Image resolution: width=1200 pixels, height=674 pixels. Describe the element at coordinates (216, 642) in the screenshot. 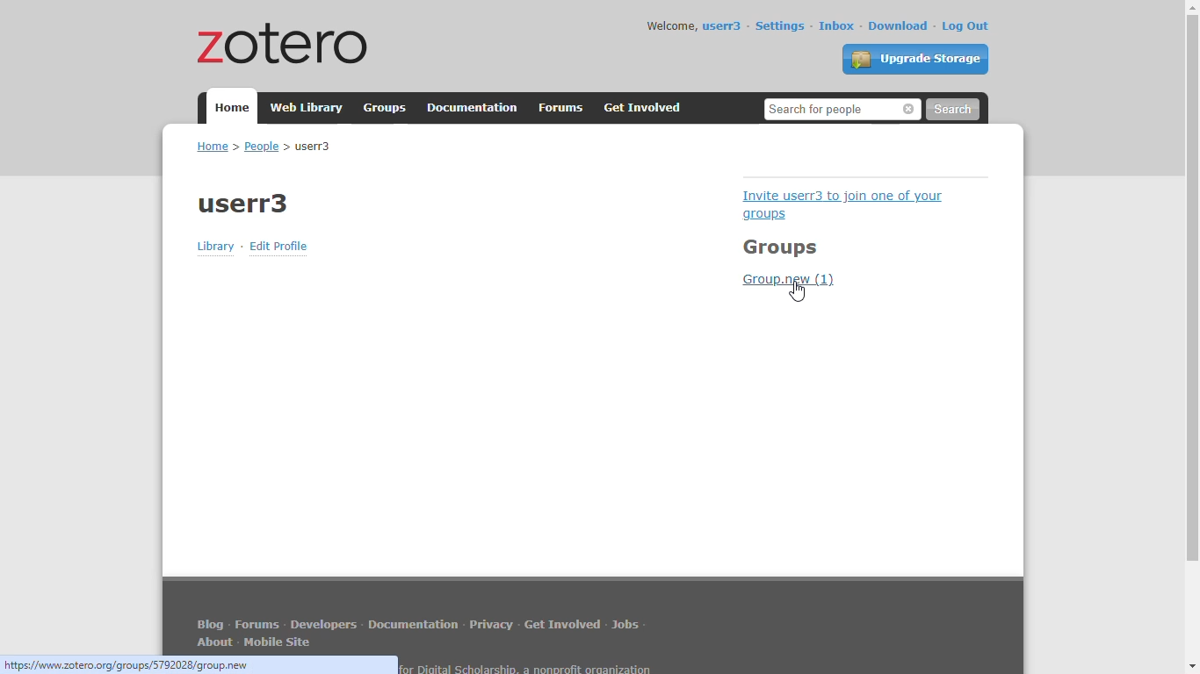

I see `about` at that location.